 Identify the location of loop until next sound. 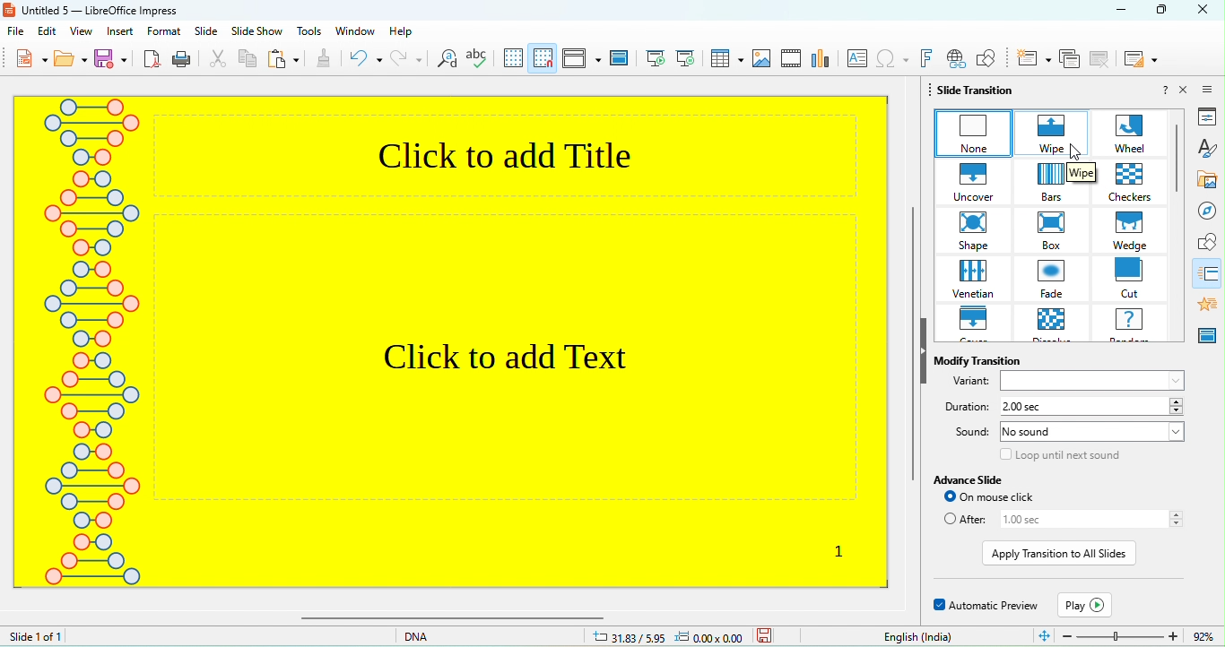
(1059, 455).